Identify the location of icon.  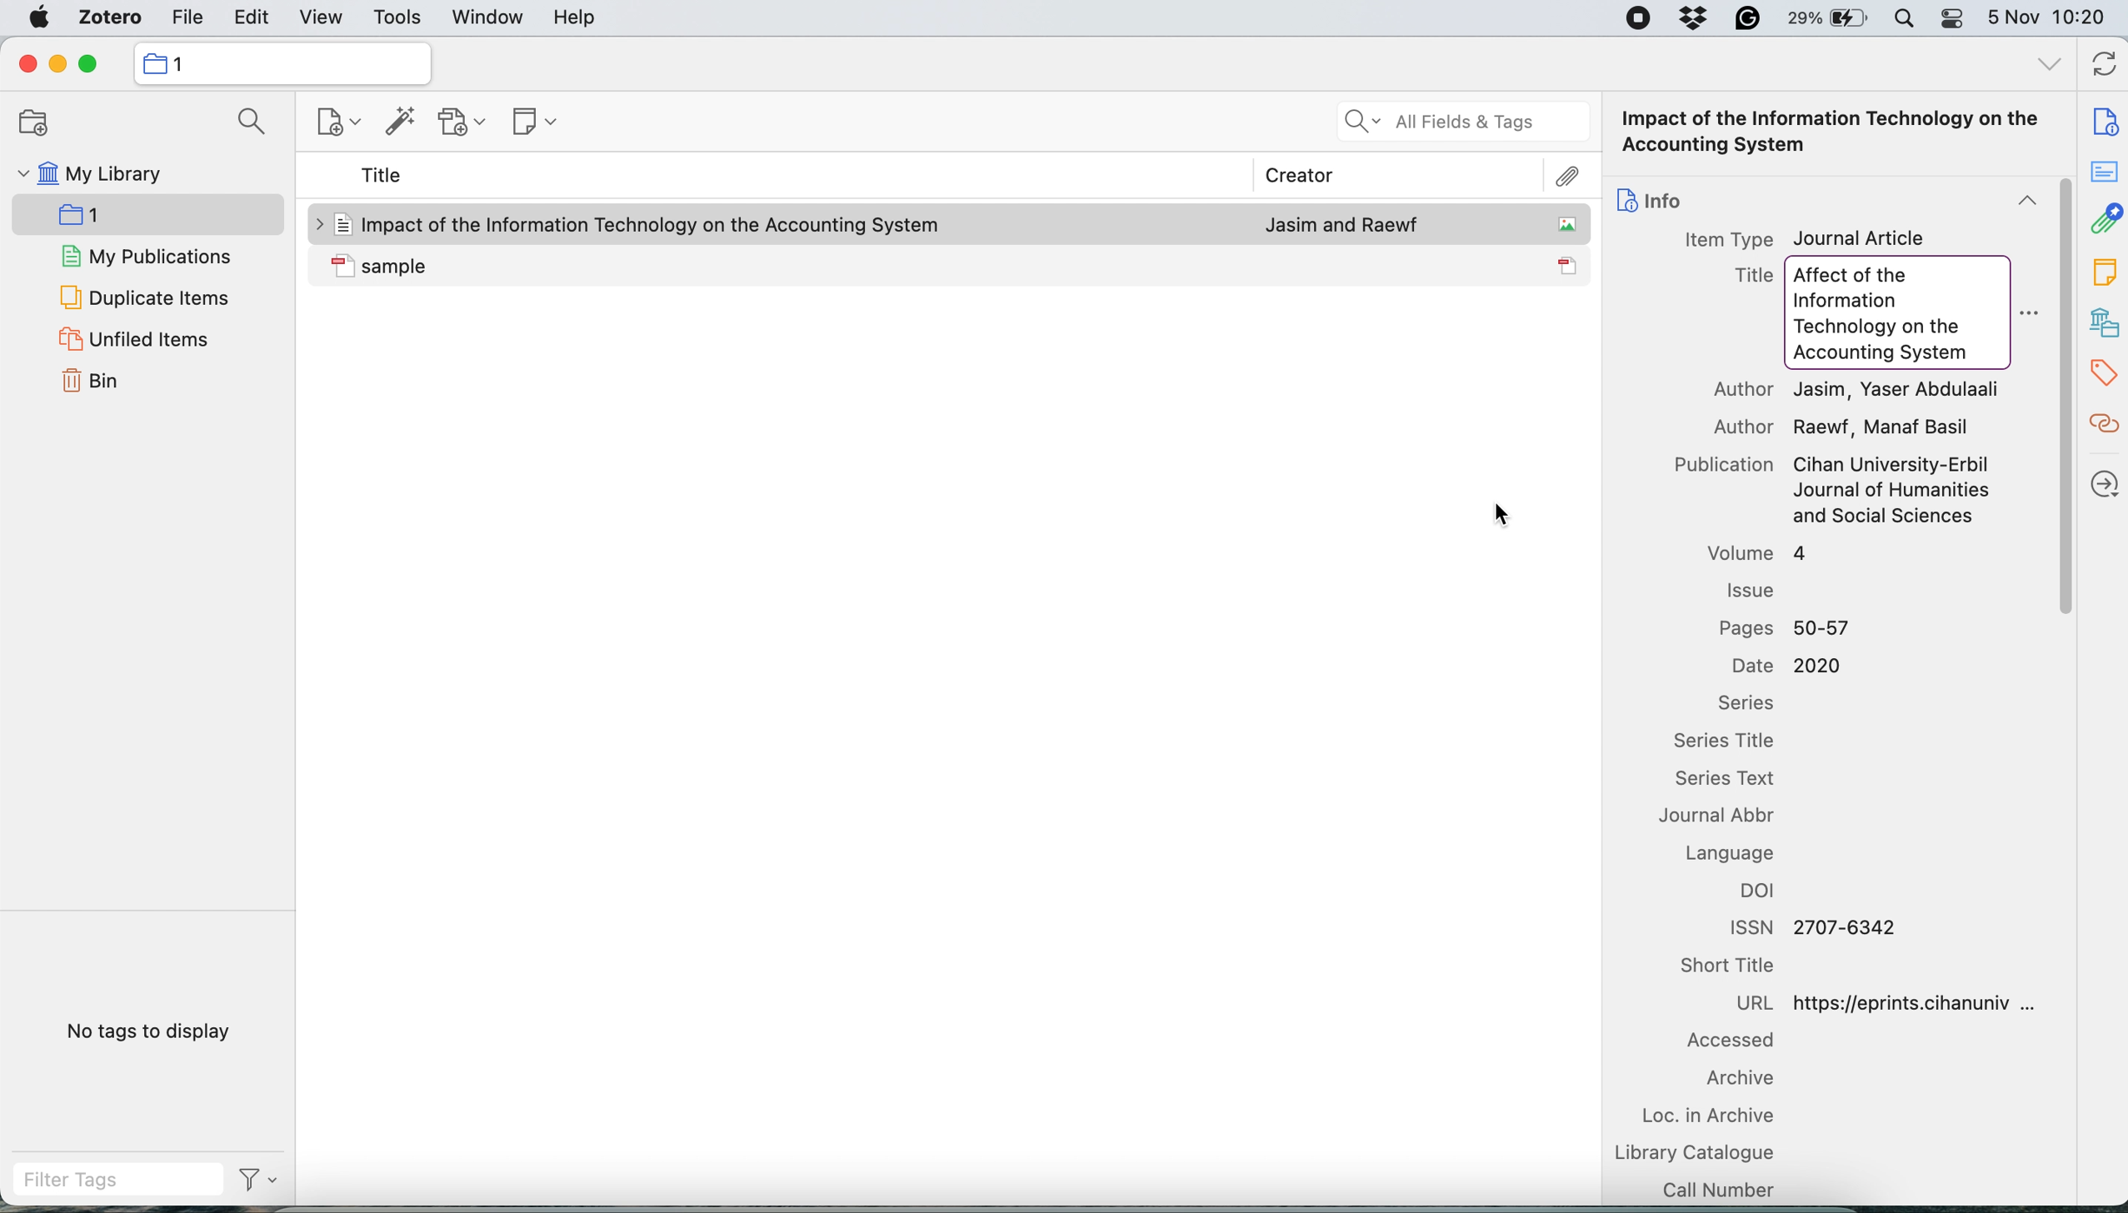
(1569, 224).